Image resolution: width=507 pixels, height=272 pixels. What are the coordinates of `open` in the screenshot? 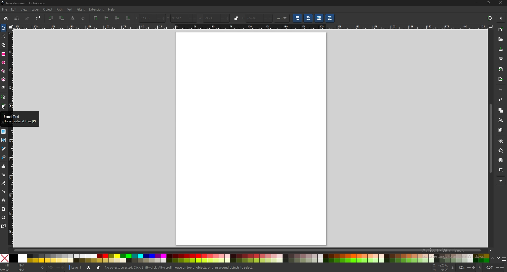 It's located at (501, 39).